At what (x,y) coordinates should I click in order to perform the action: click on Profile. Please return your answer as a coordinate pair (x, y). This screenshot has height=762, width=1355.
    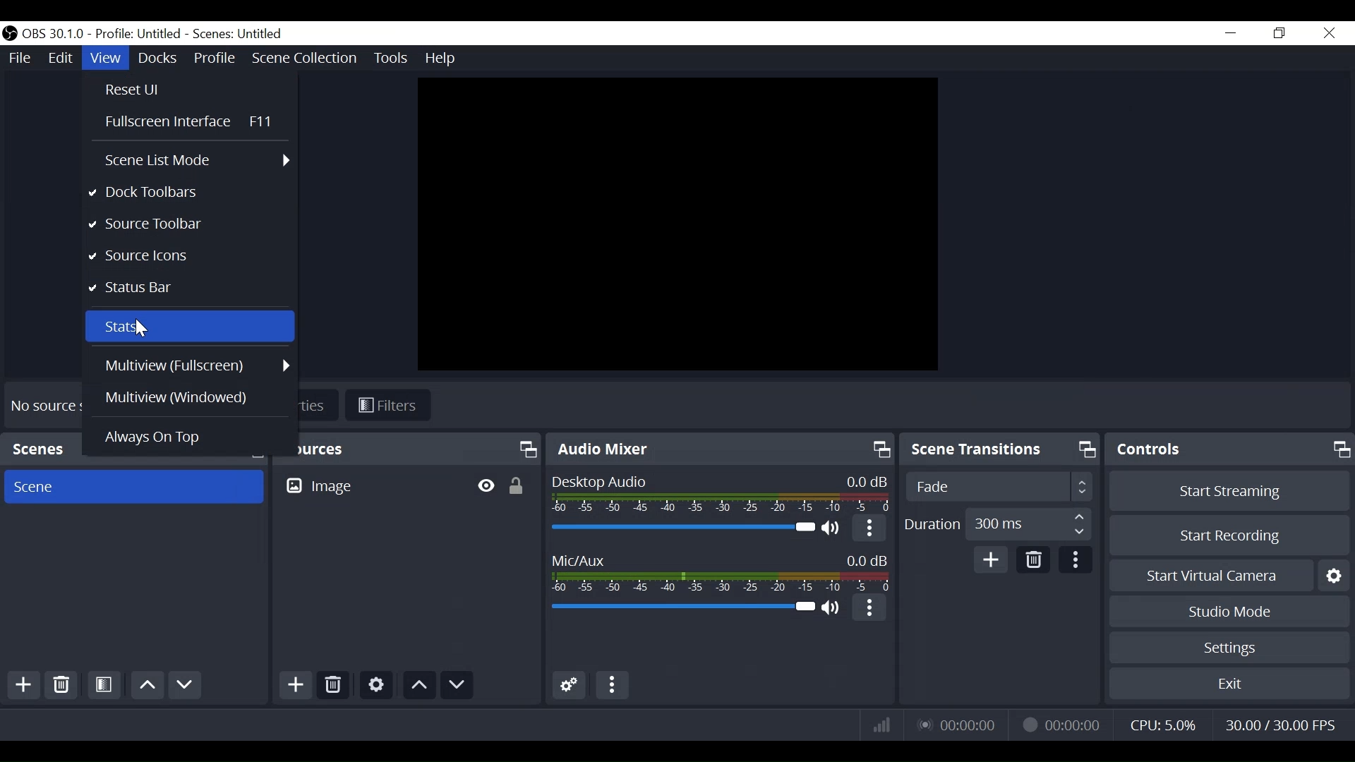
    Looking at the image, I should click on (217, 59).